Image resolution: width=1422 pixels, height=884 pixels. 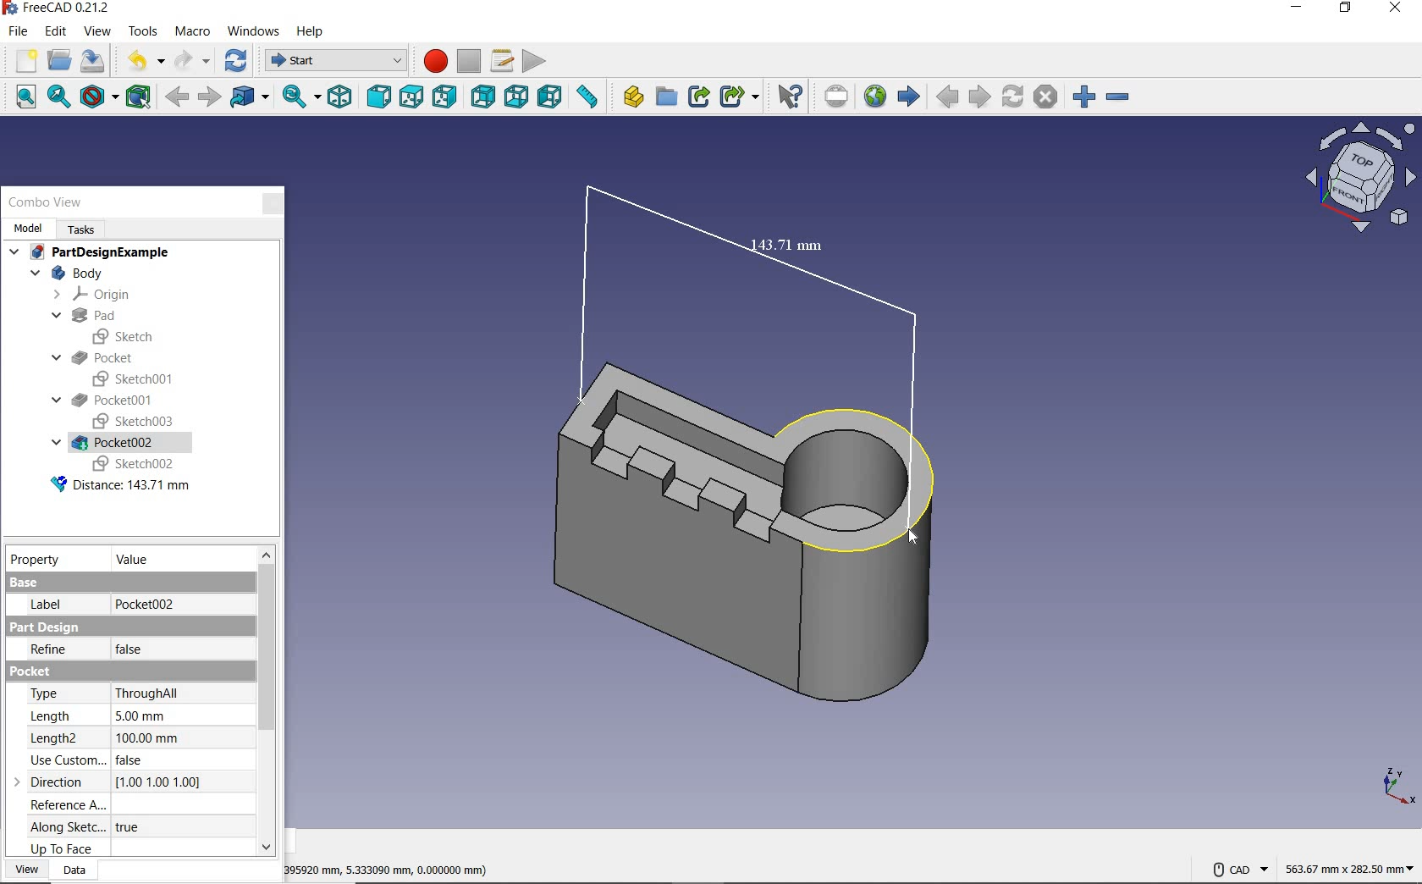 What do you see at coordinates (298, 97) in the screenshot?
I see `sync view` at bounding box center [298, 97].